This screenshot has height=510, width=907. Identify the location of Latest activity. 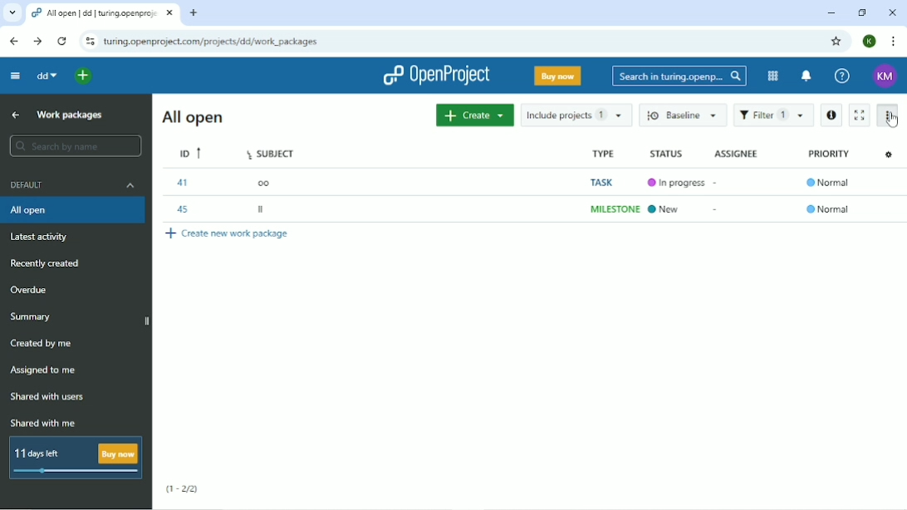
(42, 238).